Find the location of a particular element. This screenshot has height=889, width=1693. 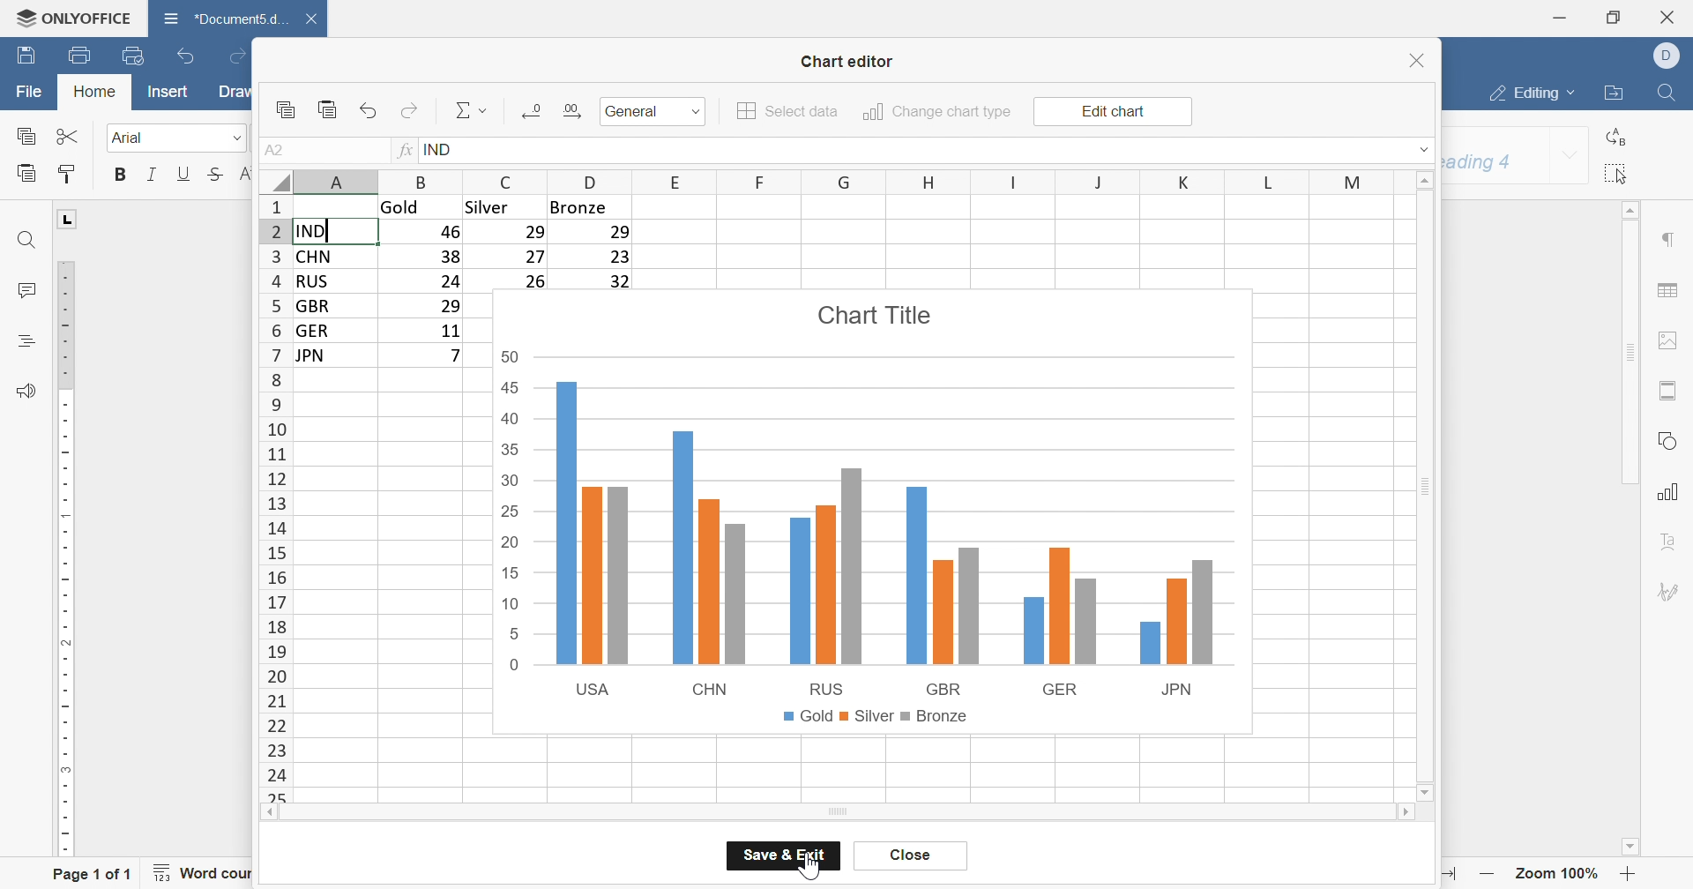

IND is located at coordinates (444, 150).